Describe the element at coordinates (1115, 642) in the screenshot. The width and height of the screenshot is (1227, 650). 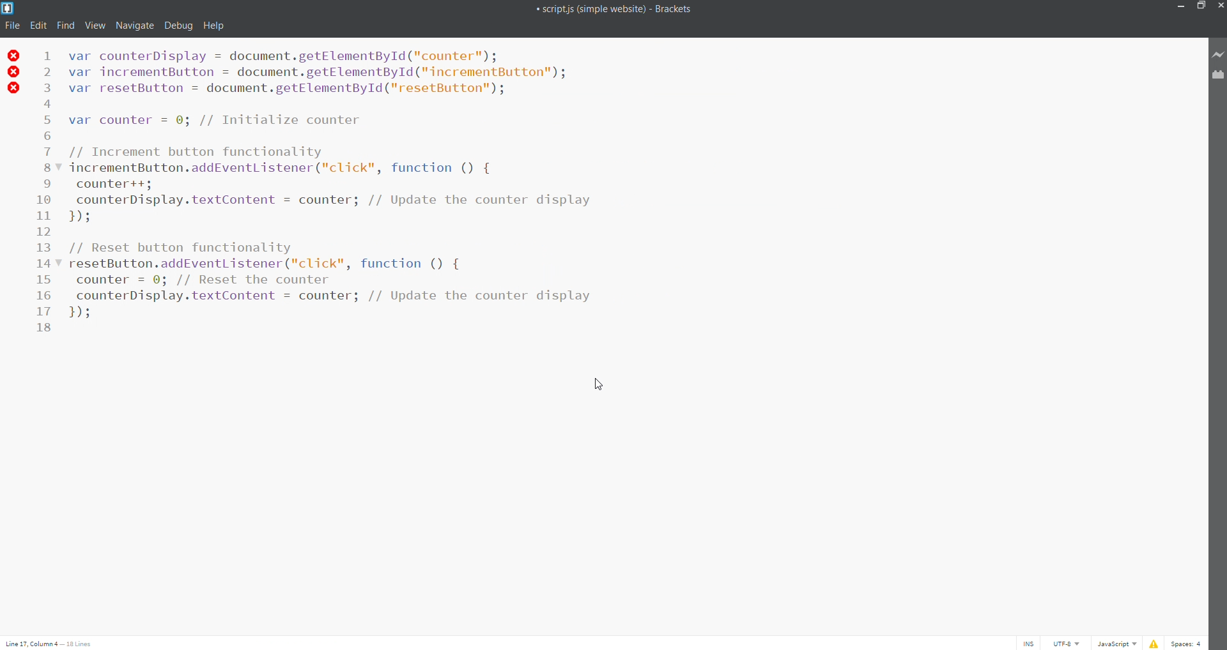
I see `file type - javascript` at that location.